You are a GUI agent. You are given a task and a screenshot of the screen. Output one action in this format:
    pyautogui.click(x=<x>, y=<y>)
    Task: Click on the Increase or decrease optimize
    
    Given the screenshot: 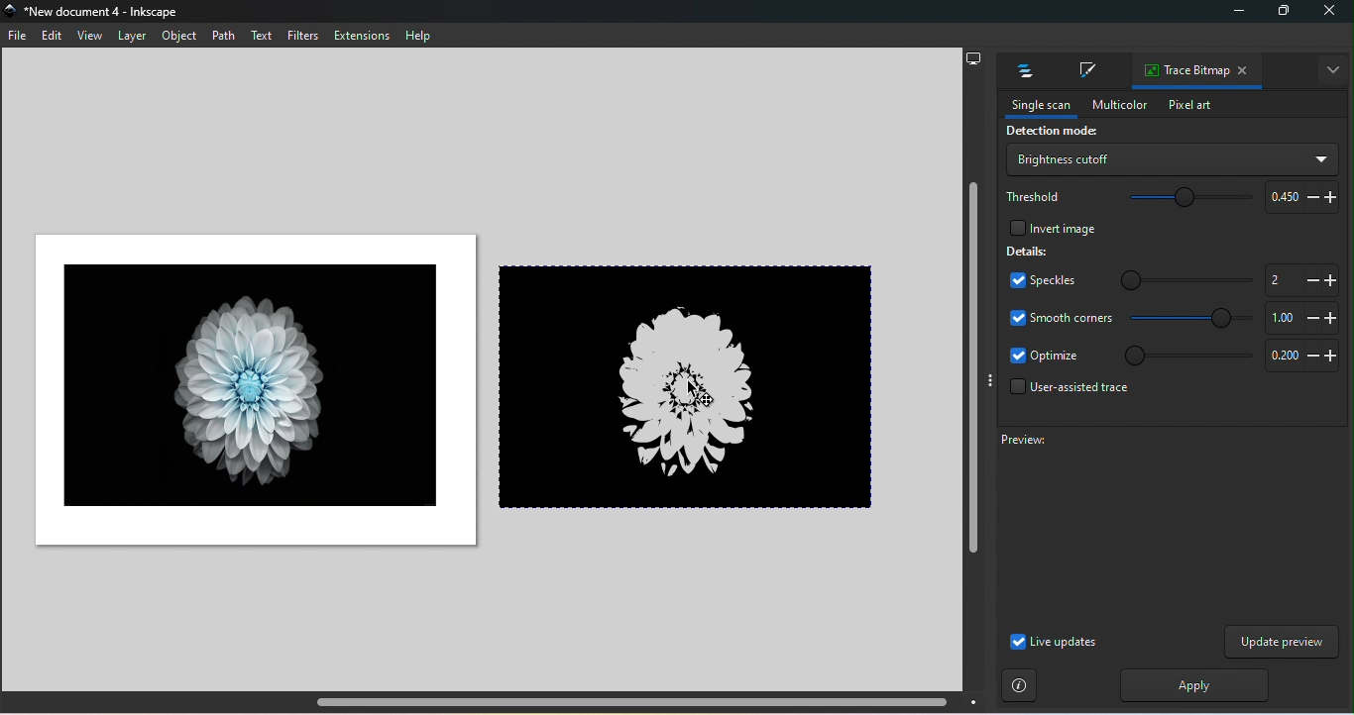 What is the action you would take?
    pyautogui.click(x=1298, y=357)
    